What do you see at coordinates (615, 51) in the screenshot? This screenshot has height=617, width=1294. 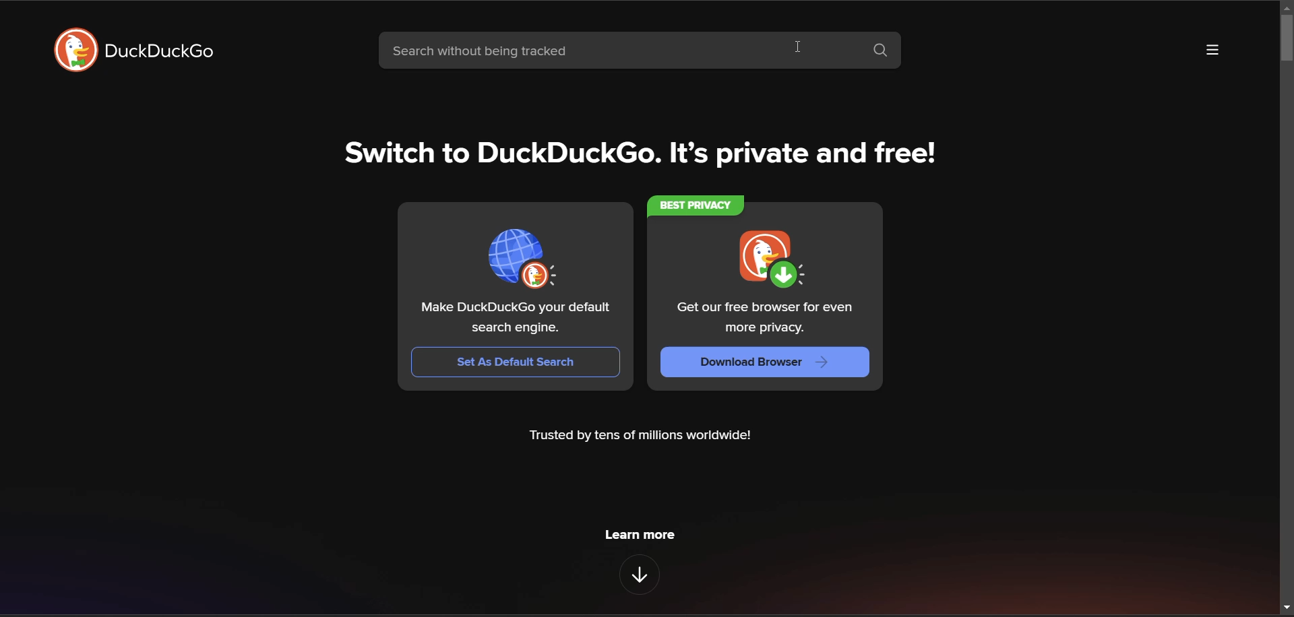 I see `search bar` at bounding box center [615, 51].